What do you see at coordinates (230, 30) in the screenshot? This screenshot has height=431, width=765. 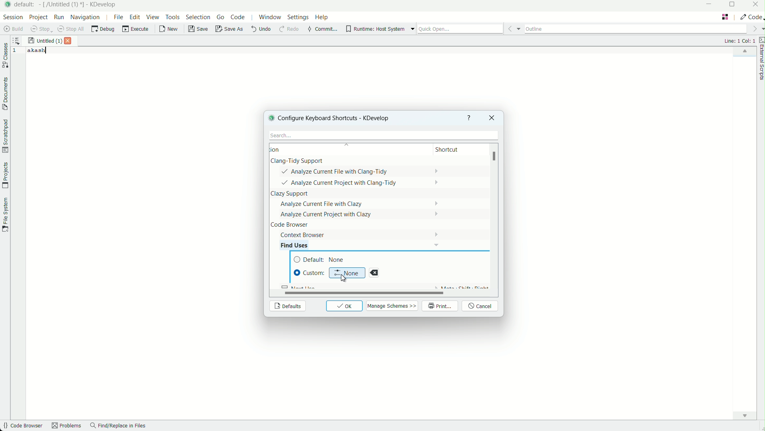 I see `save as` at bounding box center [230, 30].